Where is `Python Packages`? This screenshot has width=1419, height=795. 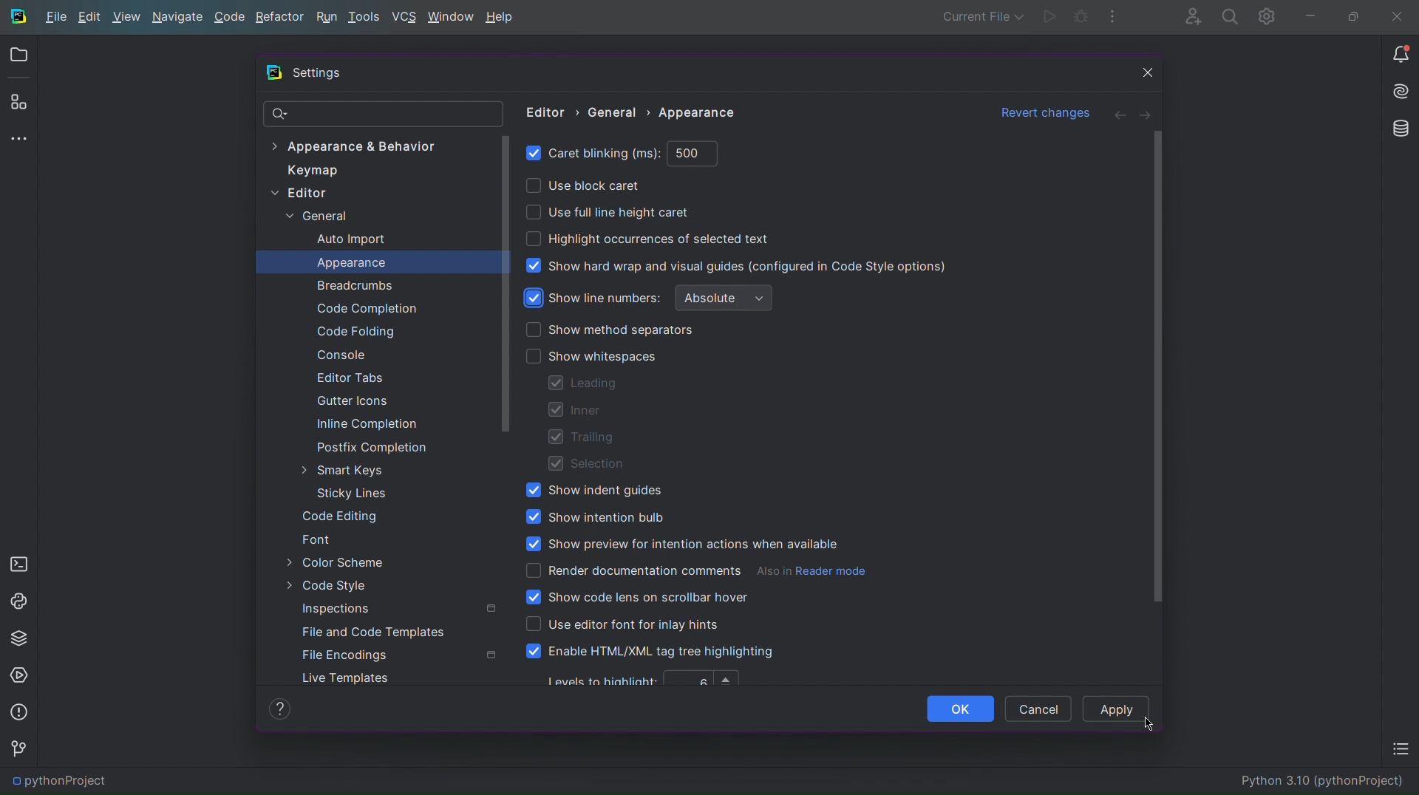
Python Packages is located at coordinates (21, 638).